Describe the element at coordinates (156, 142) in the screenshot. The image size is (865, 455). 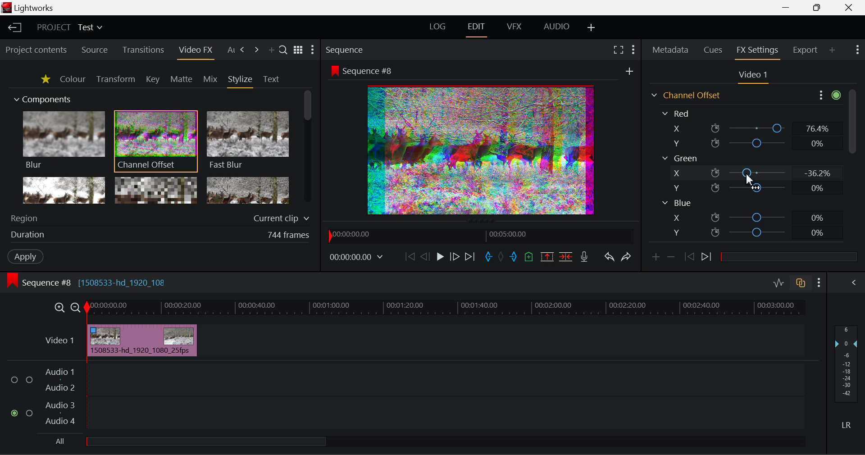
I see `Channel Offset` at that location.